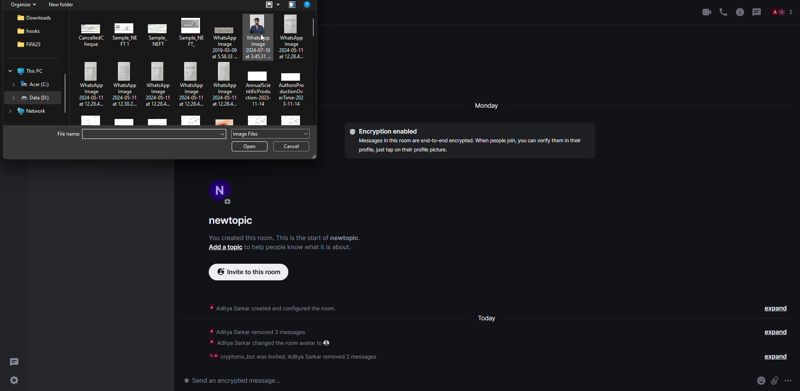 This screenshot has width=800, height=391. I want to click on click to select, so click(125, 122).